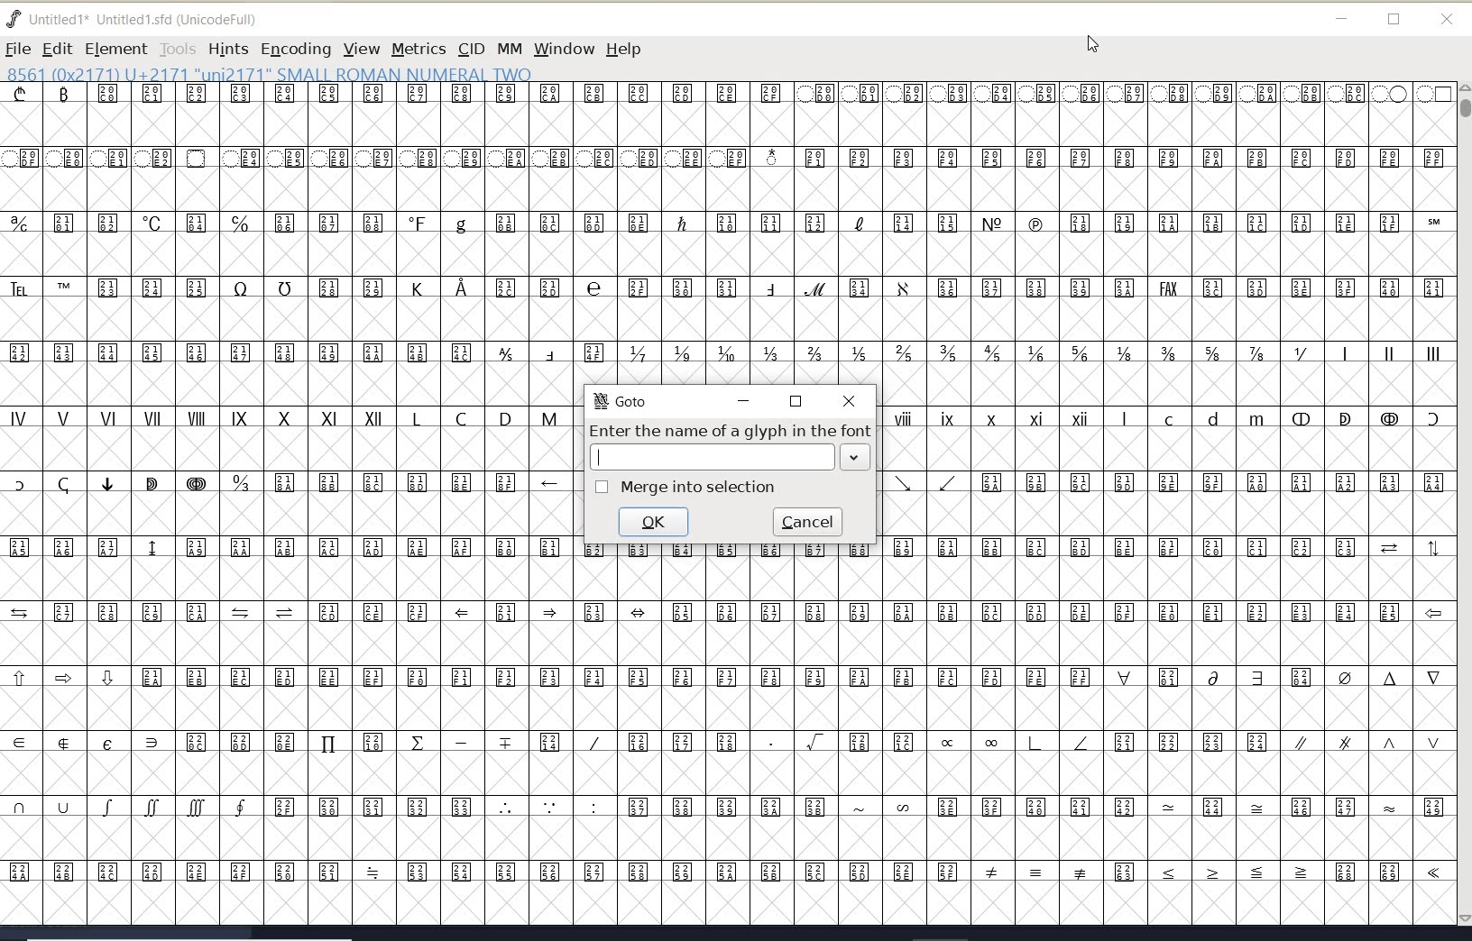 Image resolution: width=1472 pixels, height=941 pixels. What do you see at coordinates (271, 73) in the screenshot?
I see `8561 (0X2171) U+2171 "UNI171" SMALL ROMAN NUMERAL TWO` at bounding box center [271, 73].